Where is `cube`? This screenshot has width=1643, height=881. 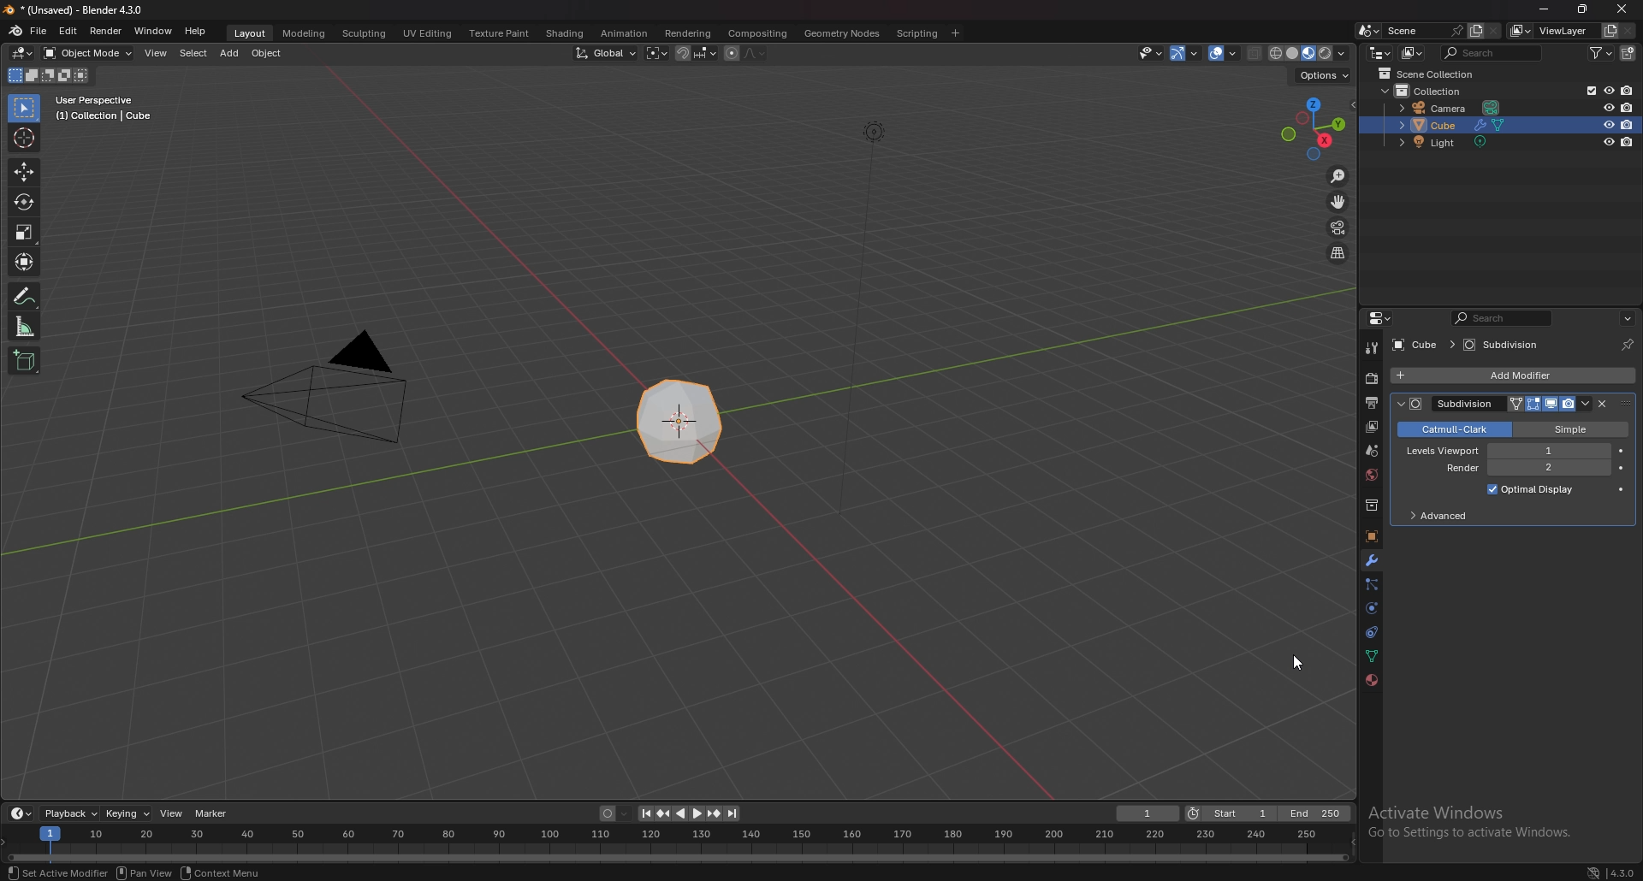 cube is located at coordinates (1414, 345).